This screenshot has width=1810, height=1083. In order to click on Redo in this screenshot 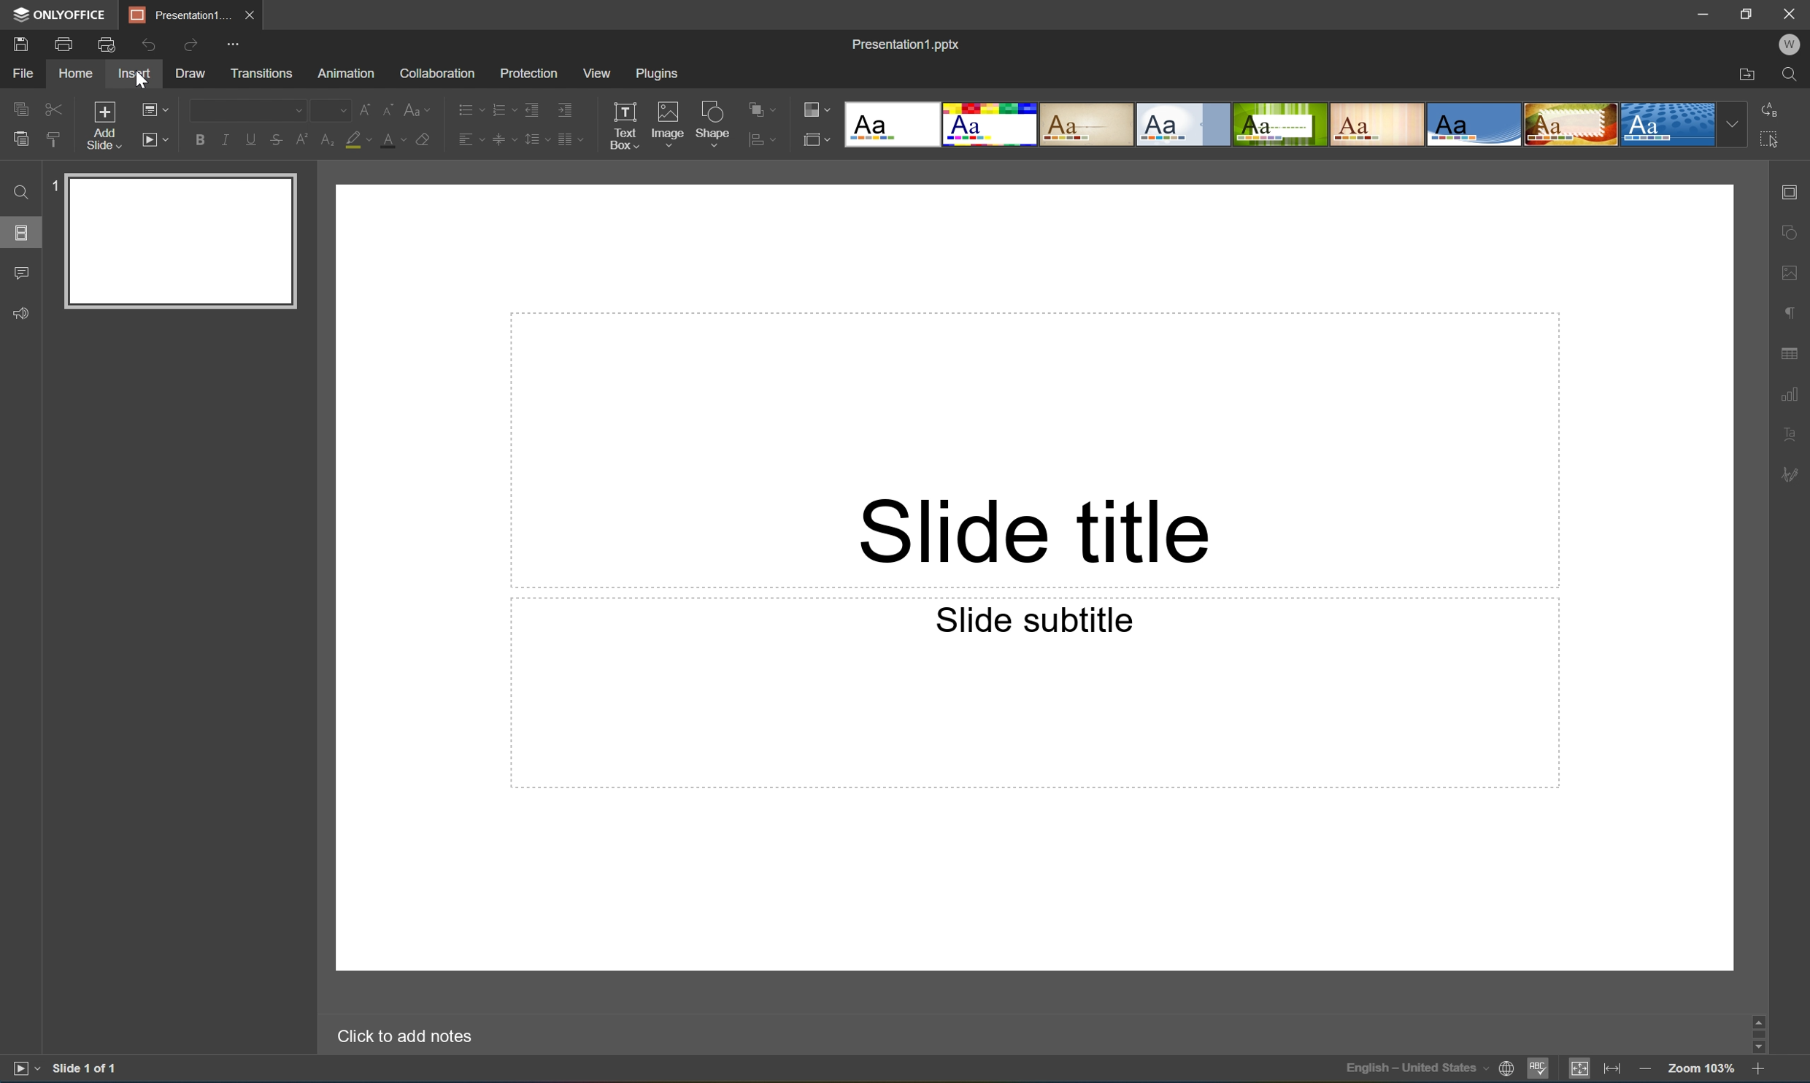, I will do `click(189, 47)`.